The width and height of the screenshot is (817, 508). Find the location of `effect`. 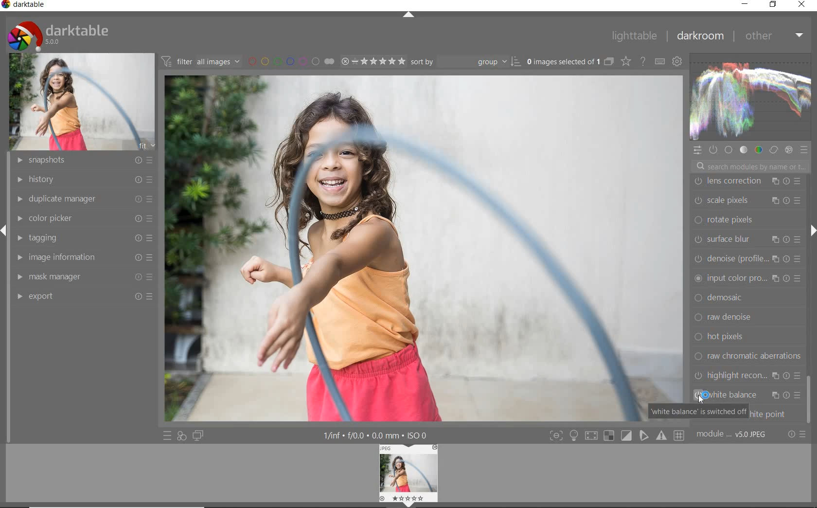

effect is located at coordinates (788, 149).